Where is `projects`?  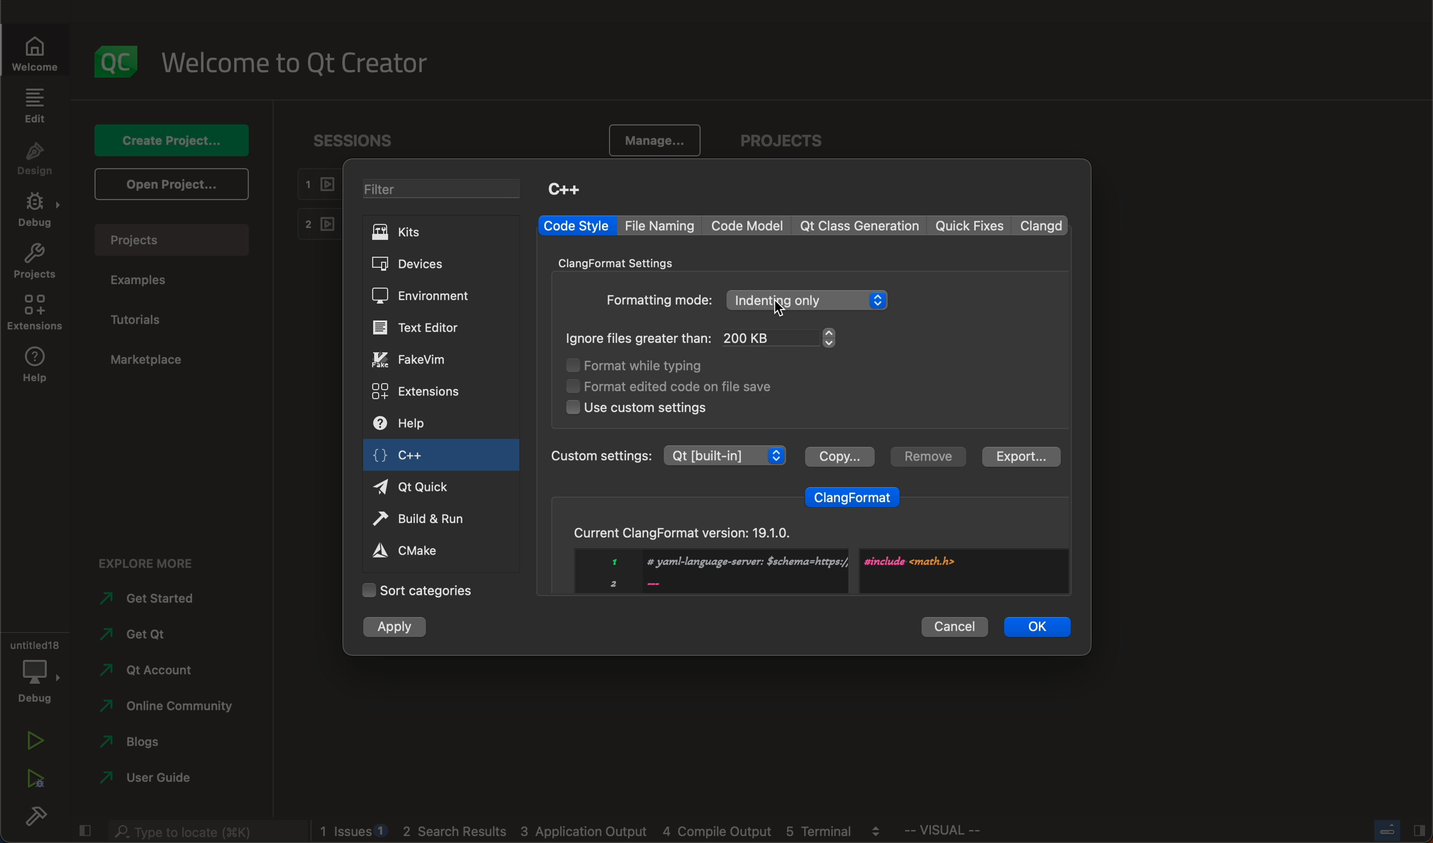
projects is located at coordinates (35, 264).